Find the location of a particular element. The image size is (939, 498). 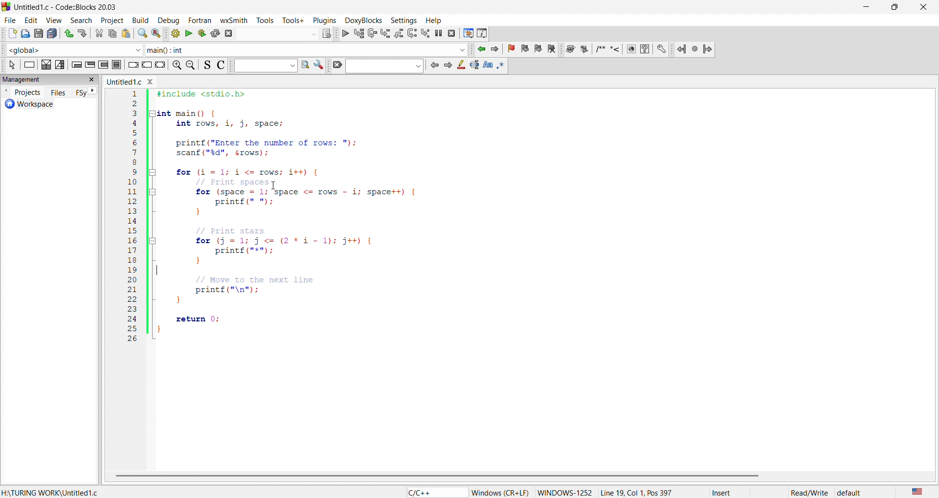

language is located at coordinates (434, 492).